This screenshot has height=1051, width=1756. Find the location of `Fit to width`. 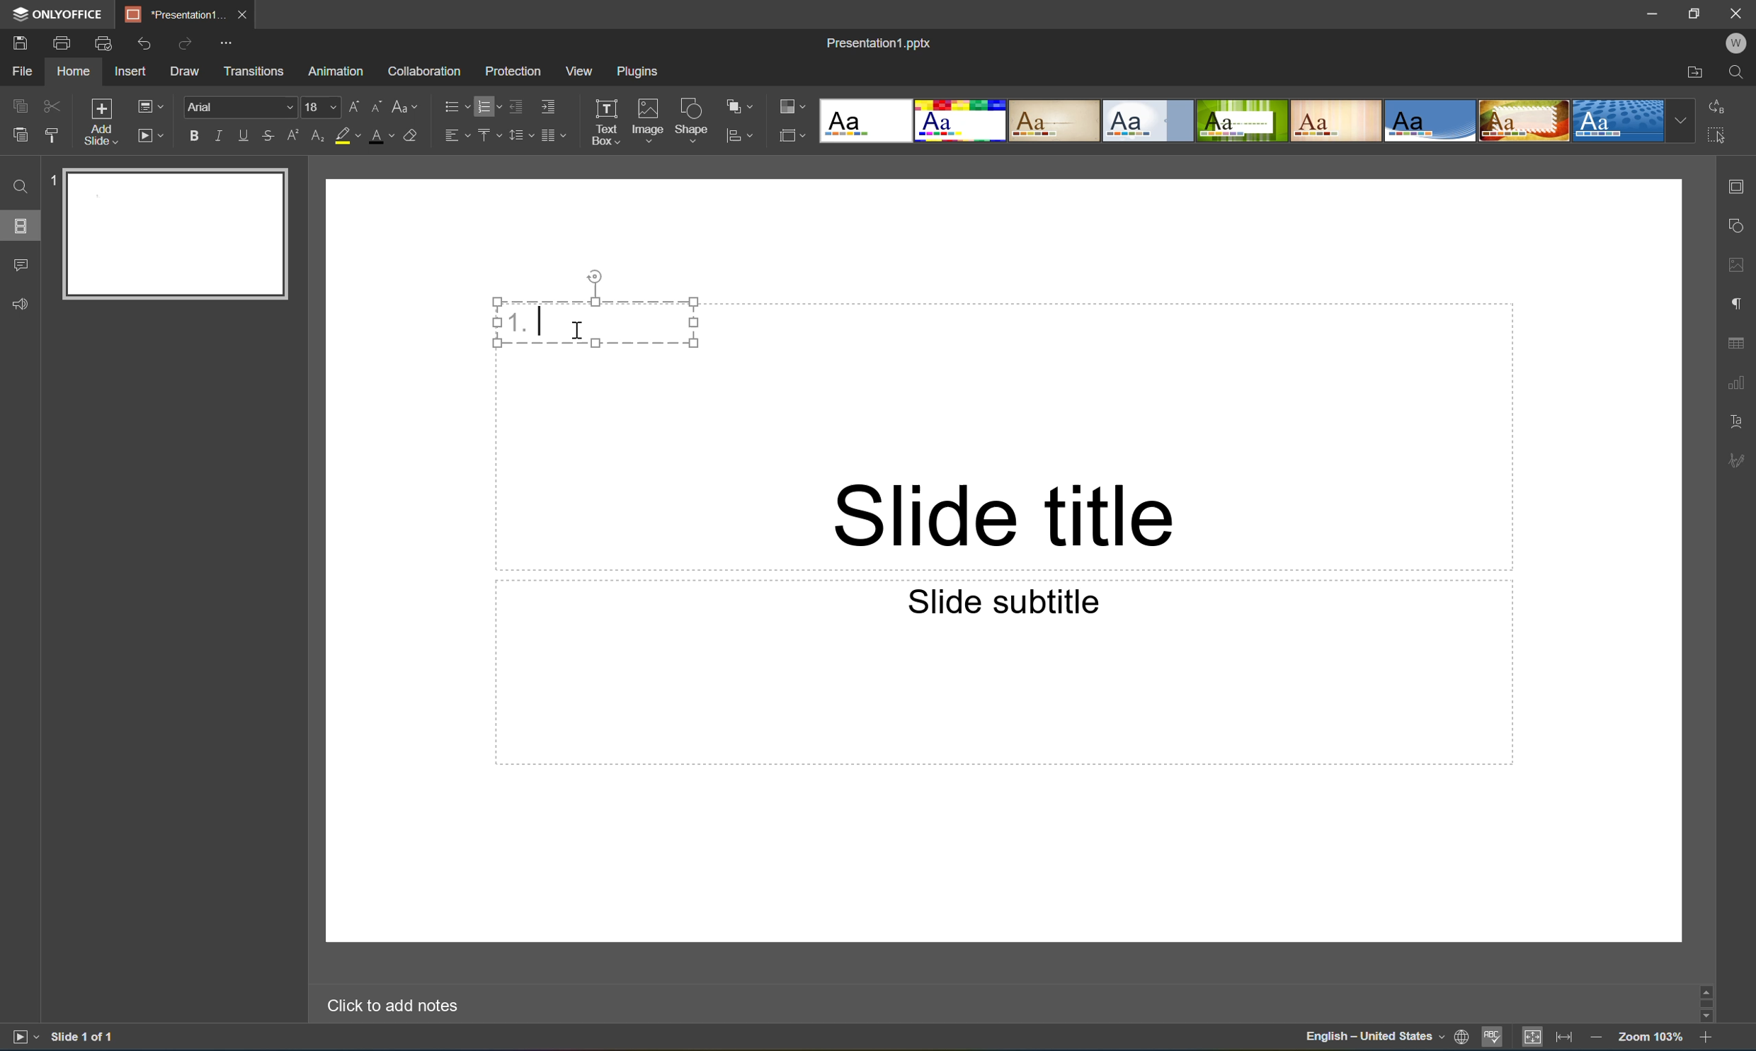

Fit to width is located at coordinates (1564, 1038).